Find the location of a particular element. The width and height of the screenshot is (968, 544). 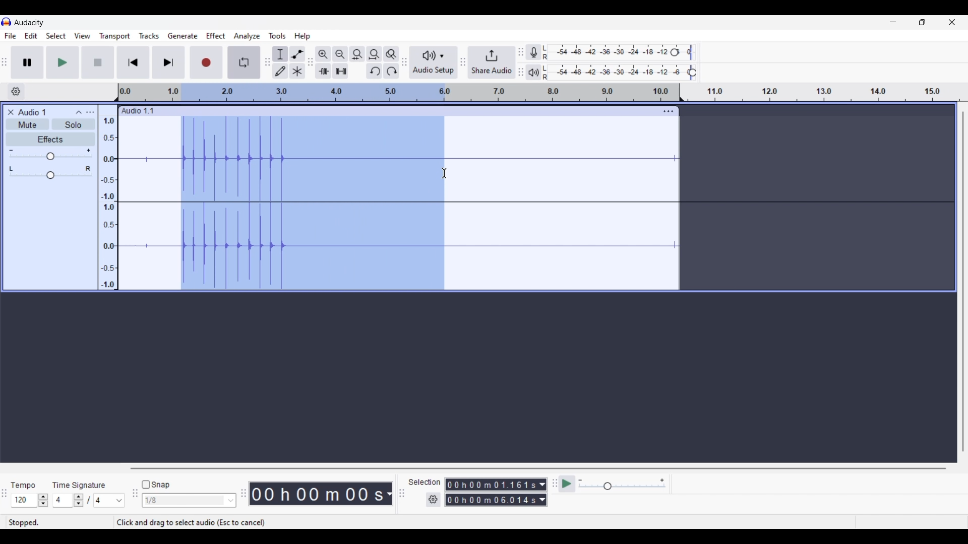

Zoom toggle is located at coordinates (391, 54).